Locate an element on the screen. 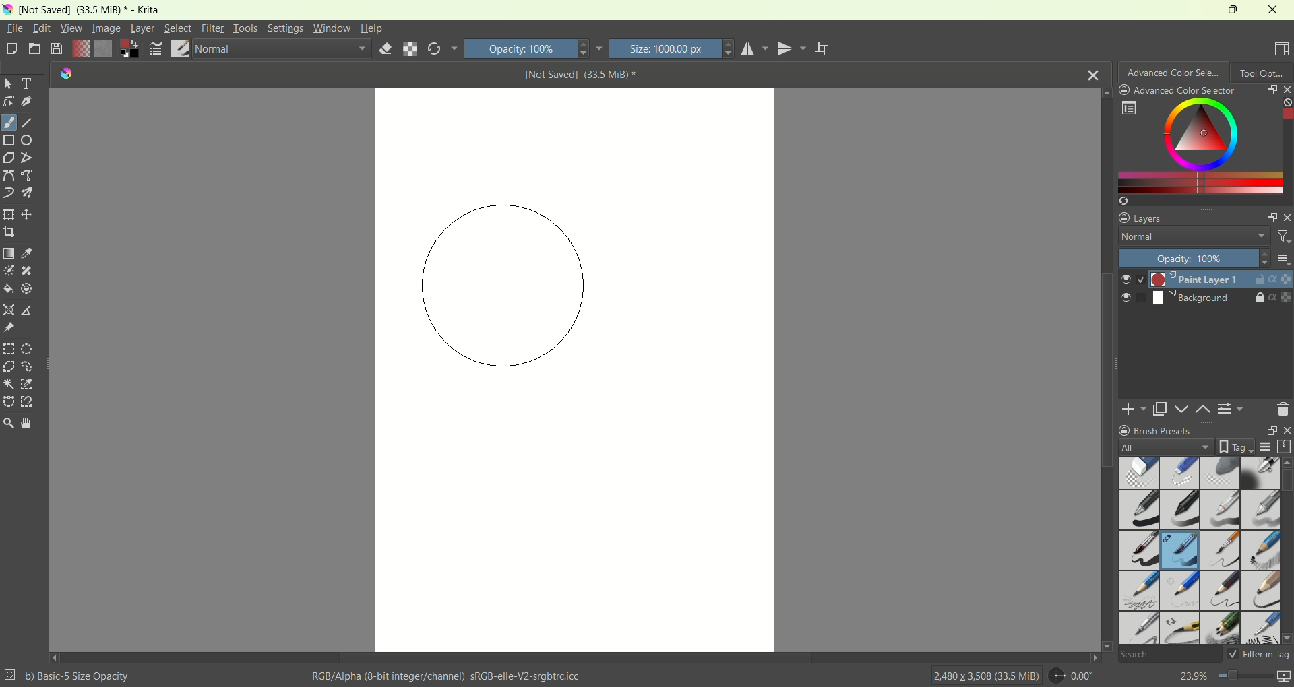 The image size is (1294, 687). basic 5 is located at coordinates (1140, 550).